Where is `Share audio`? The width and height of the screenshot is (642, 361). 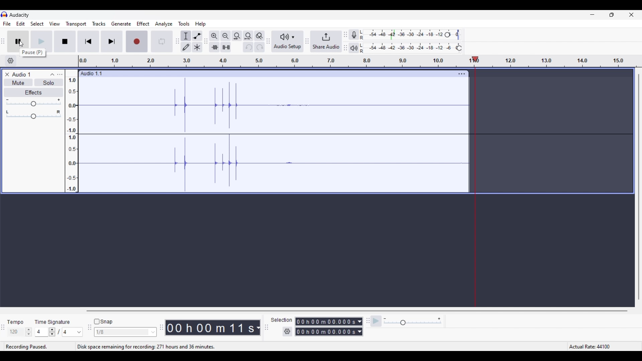 Share audio is located at coordinates (326, 41).